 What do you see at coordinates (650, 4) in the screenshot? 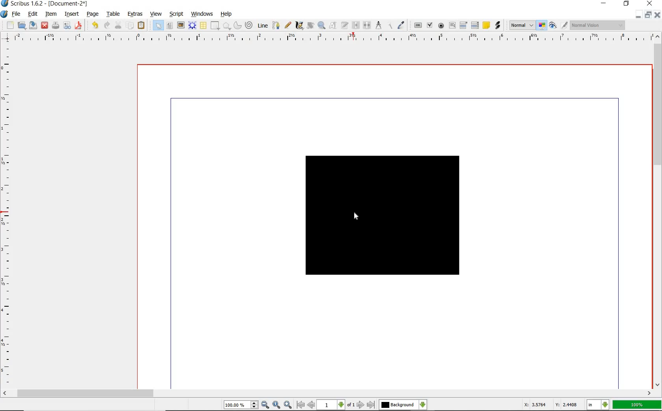
I see `CLOSE` at bounding box center [650, 4].